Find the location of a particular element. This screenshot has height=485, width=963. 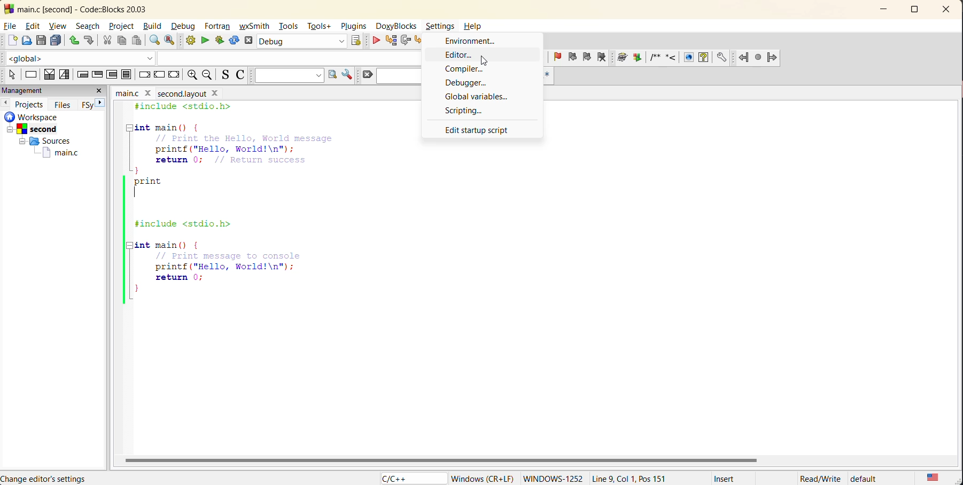

return instruction is located at coordinates (176, 75).